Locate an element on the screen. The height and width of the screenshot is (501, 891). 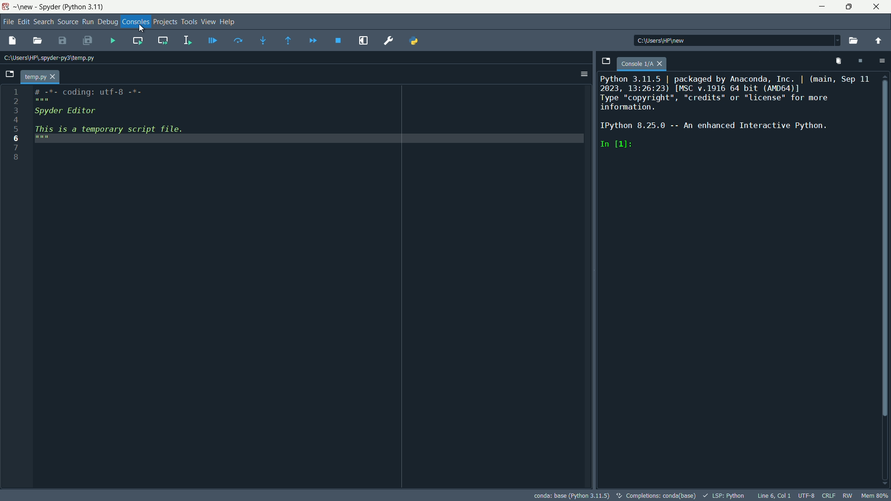
browse tabs is located at coordinates (9, 74).